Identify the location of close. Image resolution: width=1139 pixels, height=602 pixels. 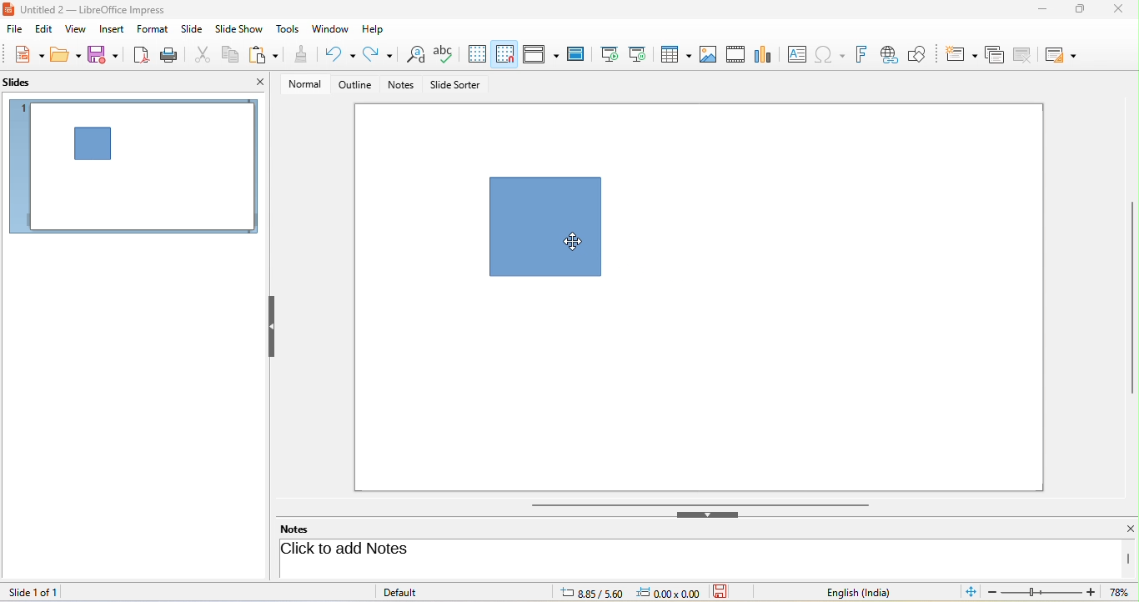
(1121, 529).